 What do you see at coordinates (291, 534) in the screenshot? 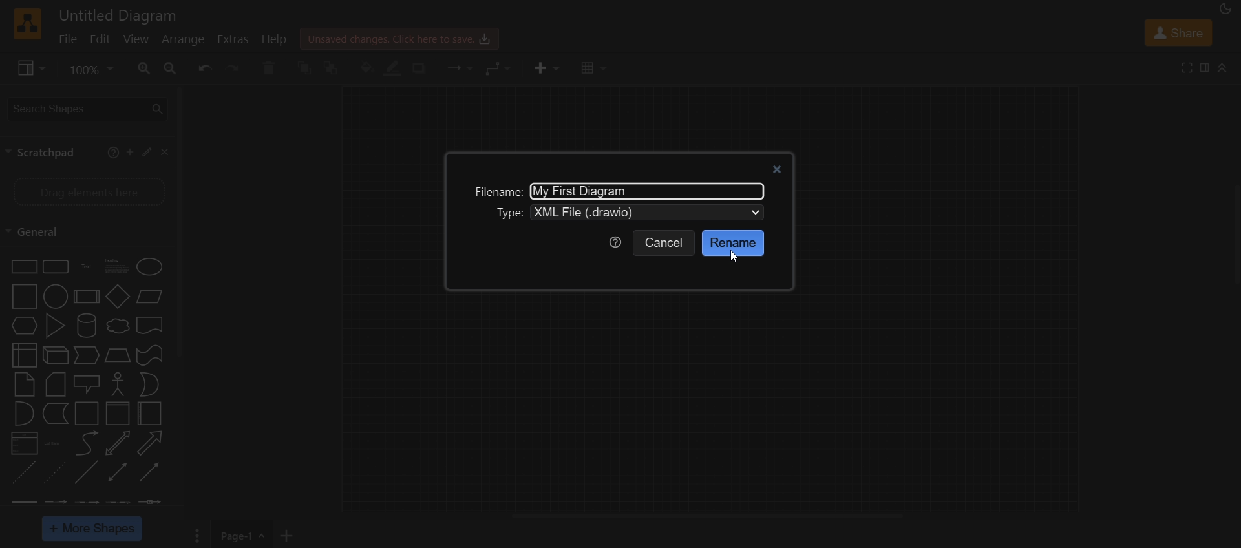
I see `new page` at bounding box center [291, 534].